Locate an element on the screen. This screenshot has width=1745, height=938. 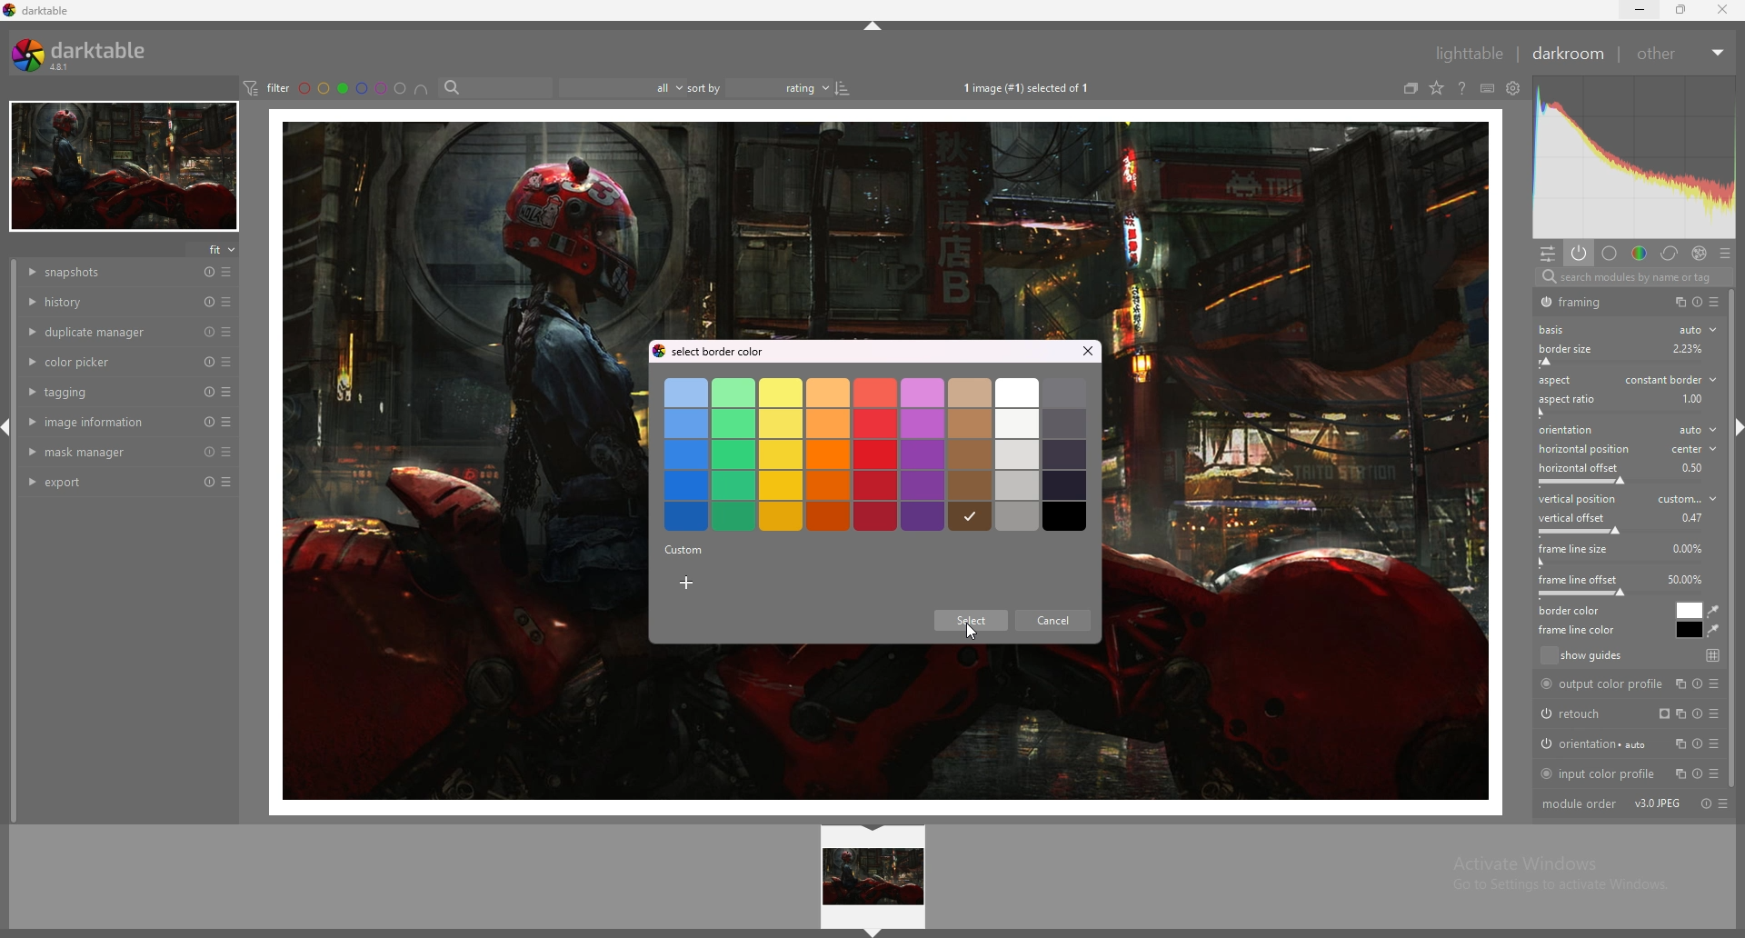
version info is located at coordinates (1657, 803).